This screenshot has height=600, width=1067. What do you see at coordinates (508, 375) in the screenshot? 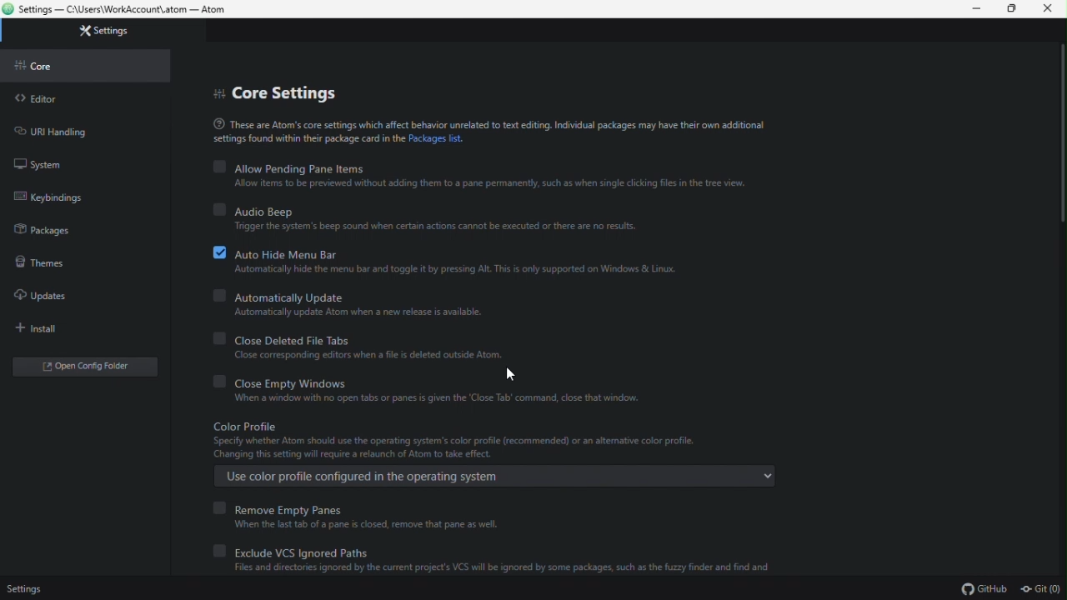
I see `cursor` at bounding box center [508, 375].